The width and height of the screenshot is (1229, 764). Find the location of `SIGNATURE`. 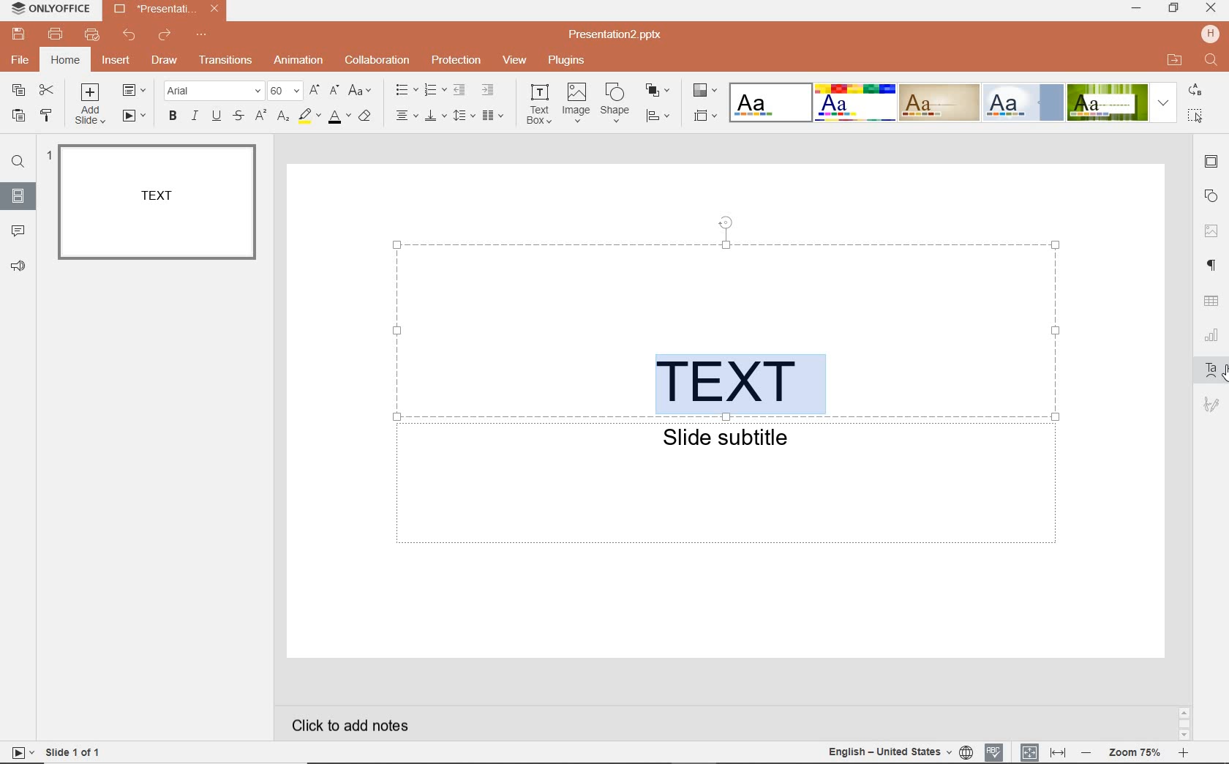

SIGNATURE is located at coordinates (1211, 405).